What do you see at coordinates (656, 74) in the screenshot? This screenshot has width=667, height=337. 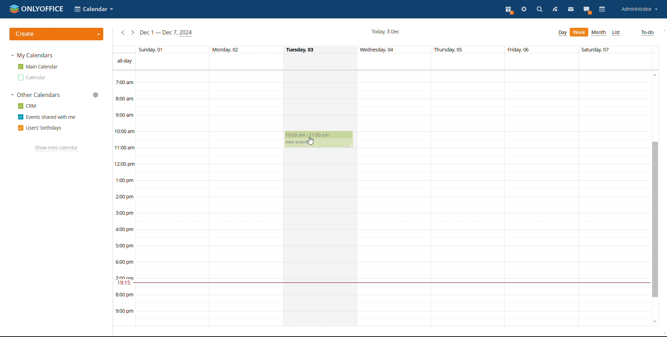 I see `scroll  up` at bounding box center [656, 74].